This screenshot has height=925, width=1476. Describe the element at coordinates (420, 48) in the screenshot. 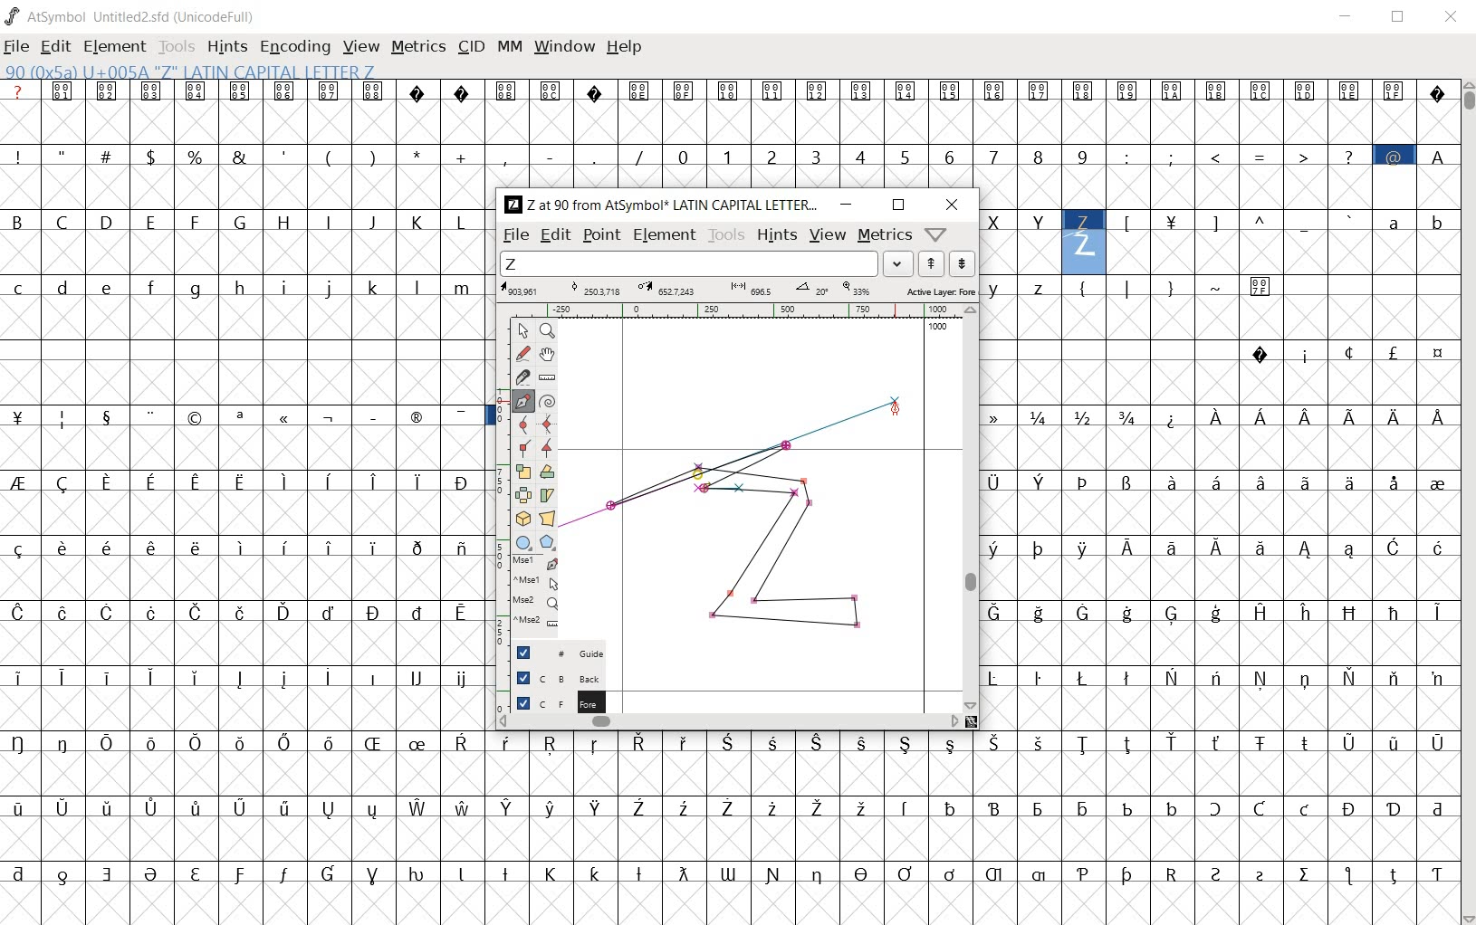

I see `metrics` at that location.